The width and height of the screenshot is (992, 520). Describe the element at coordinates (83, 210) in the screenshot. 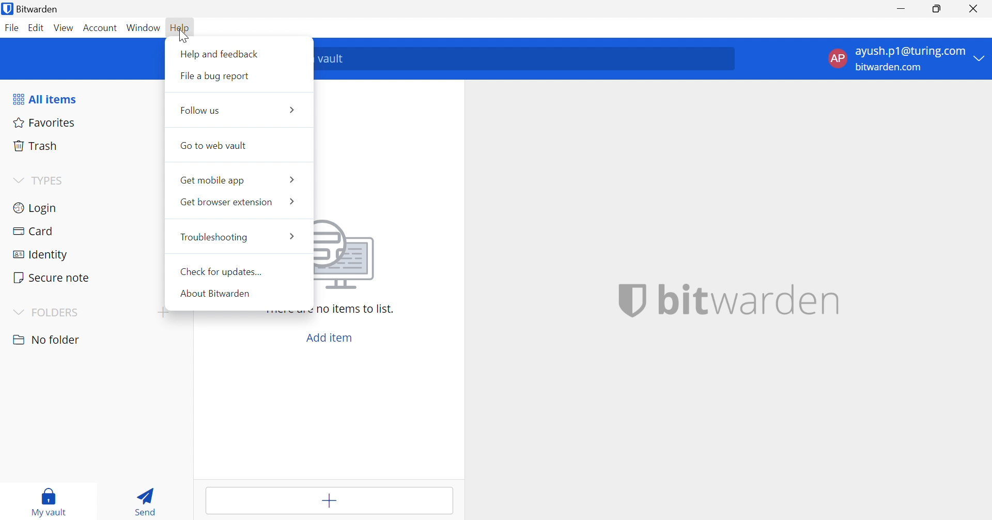

I see `Login` at that location.